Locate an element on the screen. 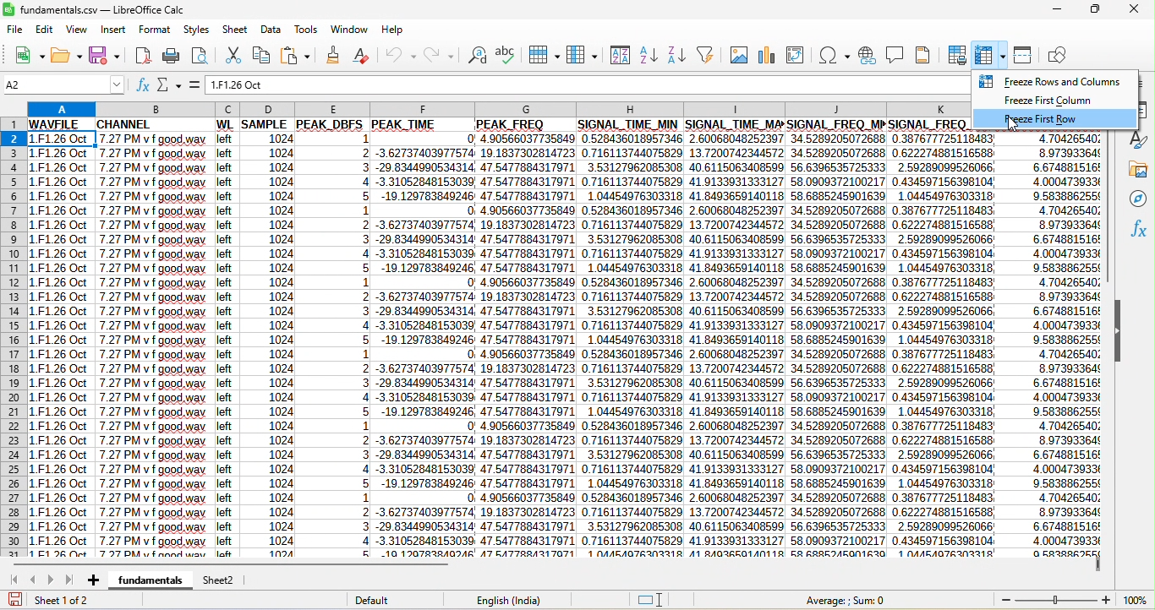 This screenshot has width=1155, height=610. data is located at coordinates (271, 31).